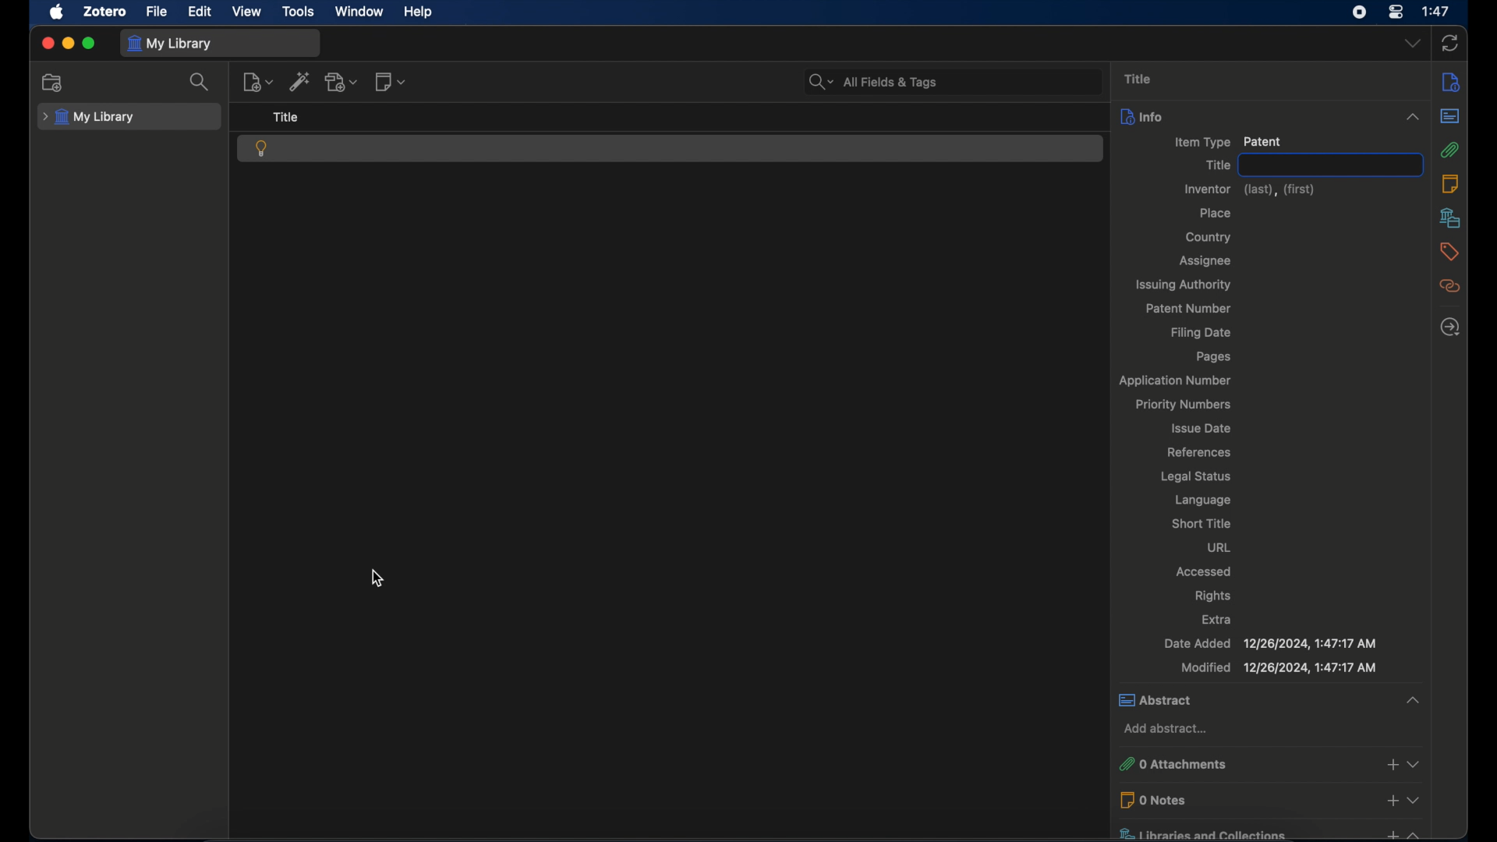  I want to click on zotero, so click(104, 11).